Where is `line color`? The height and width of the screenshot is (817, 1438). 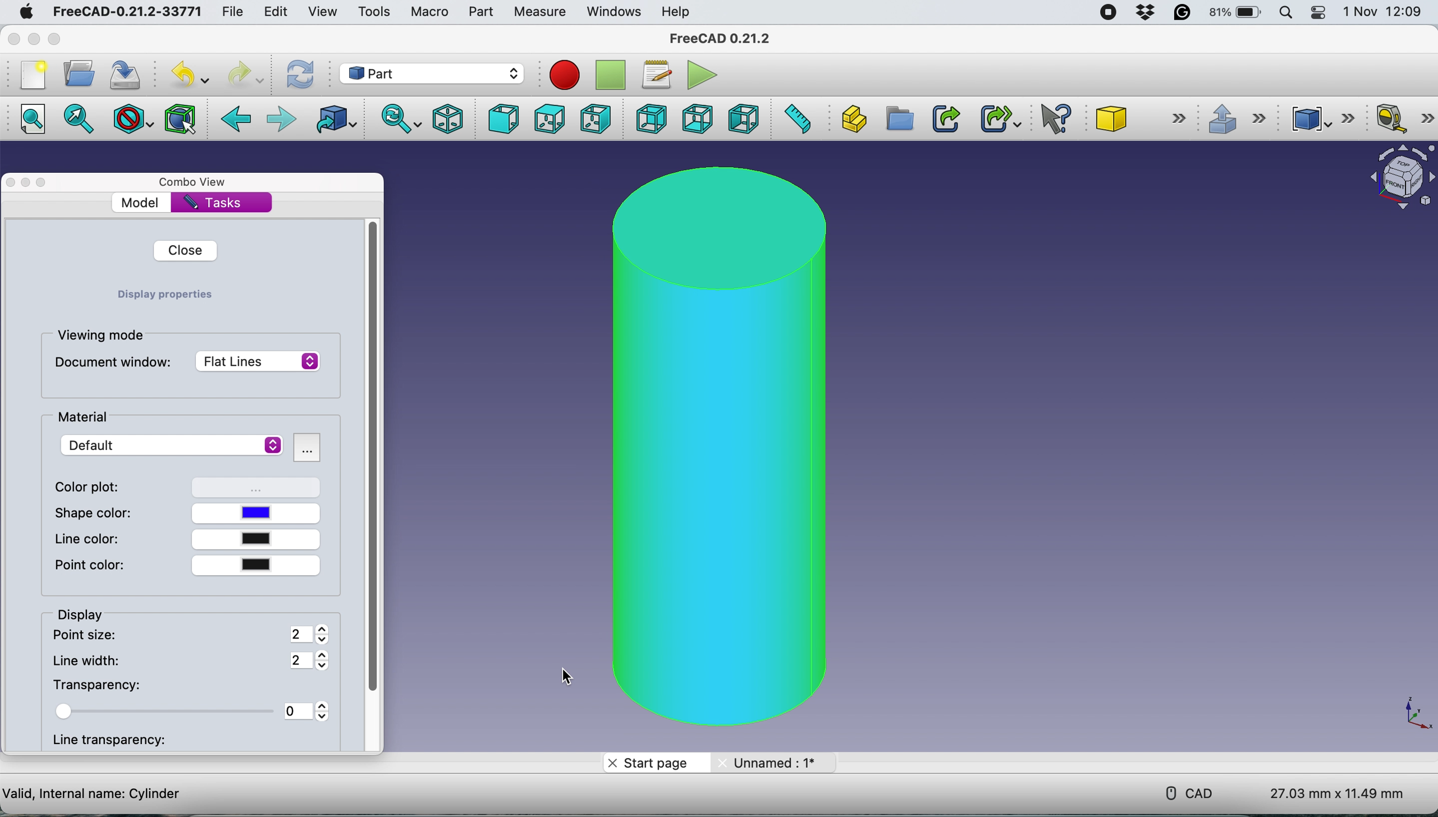
line color is located at coordinates (183, 538).